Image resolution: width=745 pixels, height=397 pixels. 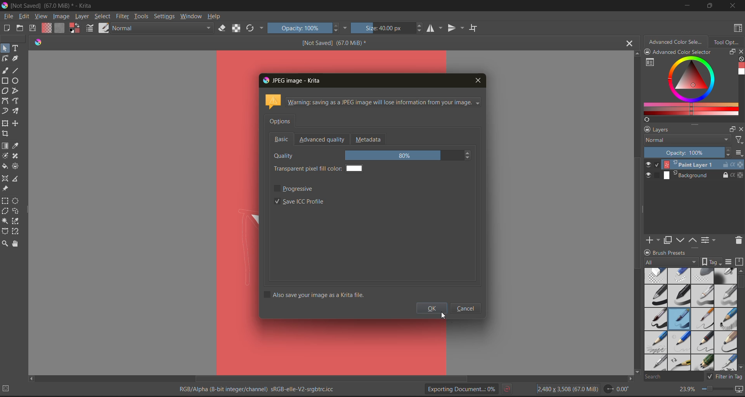 I want to click on zoom, so click(x=719, y=390).